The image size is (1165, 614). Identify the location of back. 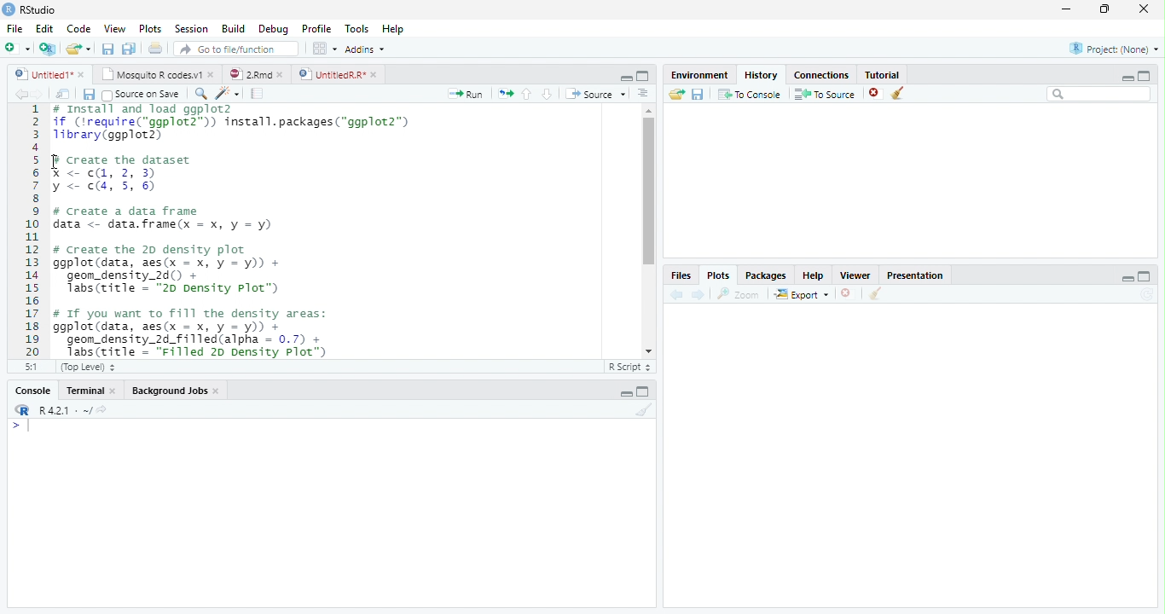
(674, 294).